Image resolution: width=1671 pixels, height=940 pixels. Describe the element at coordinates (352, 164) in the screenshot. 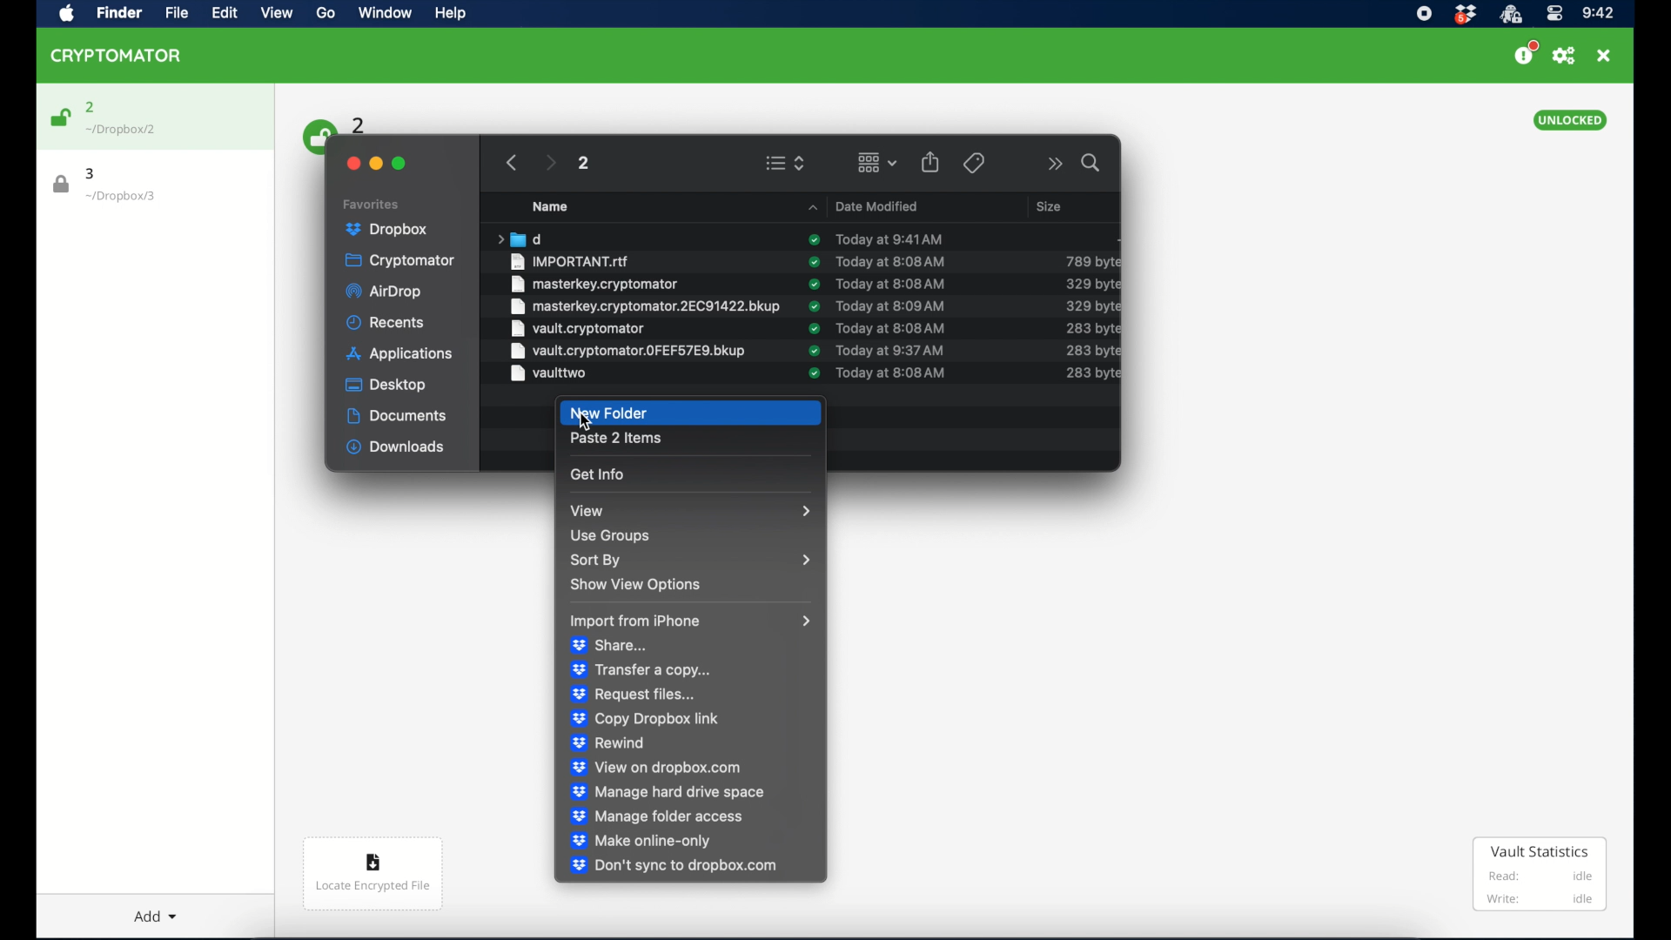

I see `close` at that location.